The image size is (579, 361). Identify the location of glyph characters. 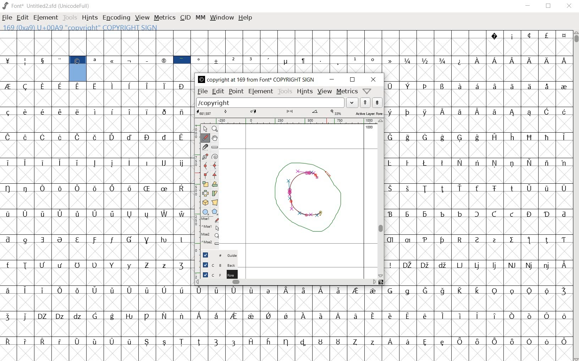
(372, 51).